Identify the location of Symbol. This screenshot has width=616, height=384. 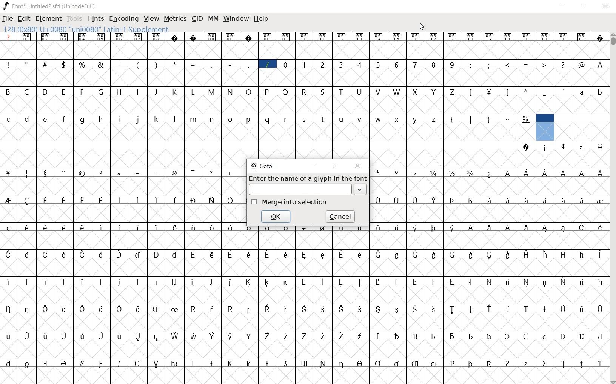
(340, 282).